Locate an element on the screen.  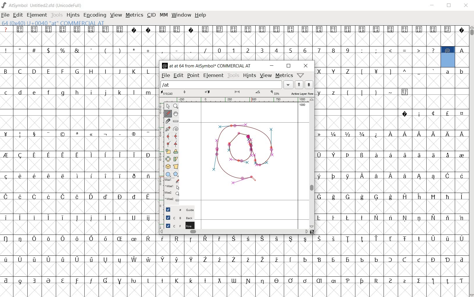
background is located at coordinates (185, 217).